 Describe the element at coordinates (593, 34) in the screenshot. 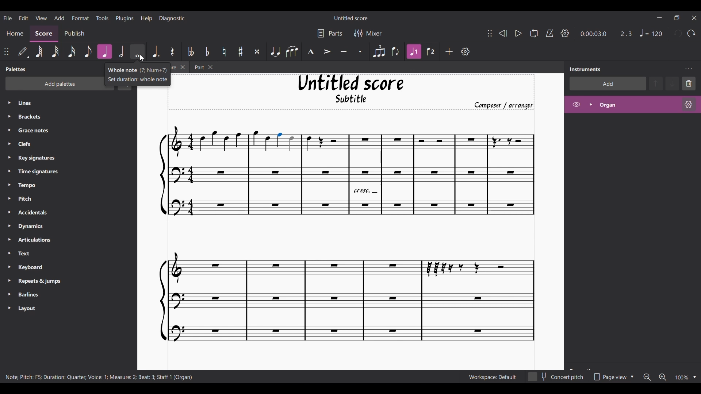

I see `Current duration changed` at that location.